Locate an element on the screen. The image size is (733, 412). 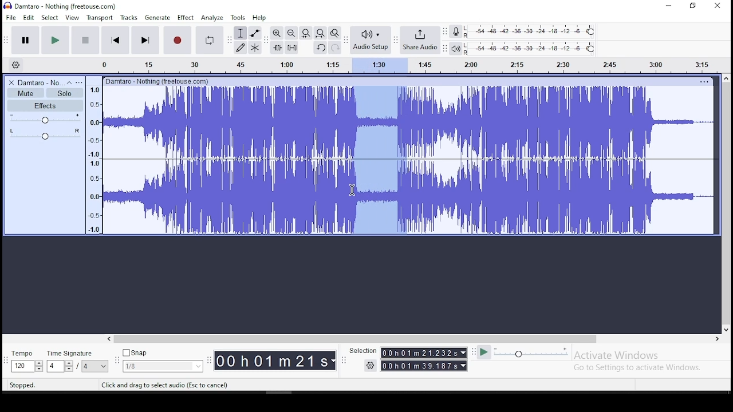
down is located at coordinates (726, 328).